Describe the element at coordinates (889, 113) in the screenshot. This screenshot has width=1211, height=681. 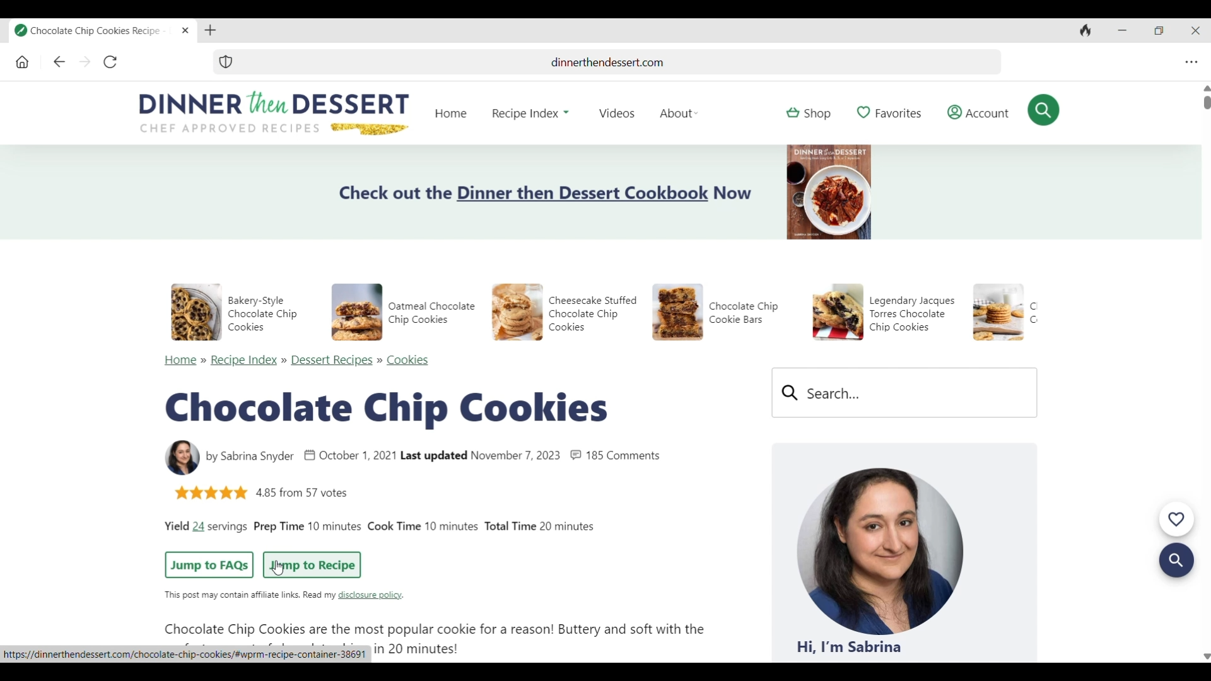
I see `Add recipe to favorites` at that location.